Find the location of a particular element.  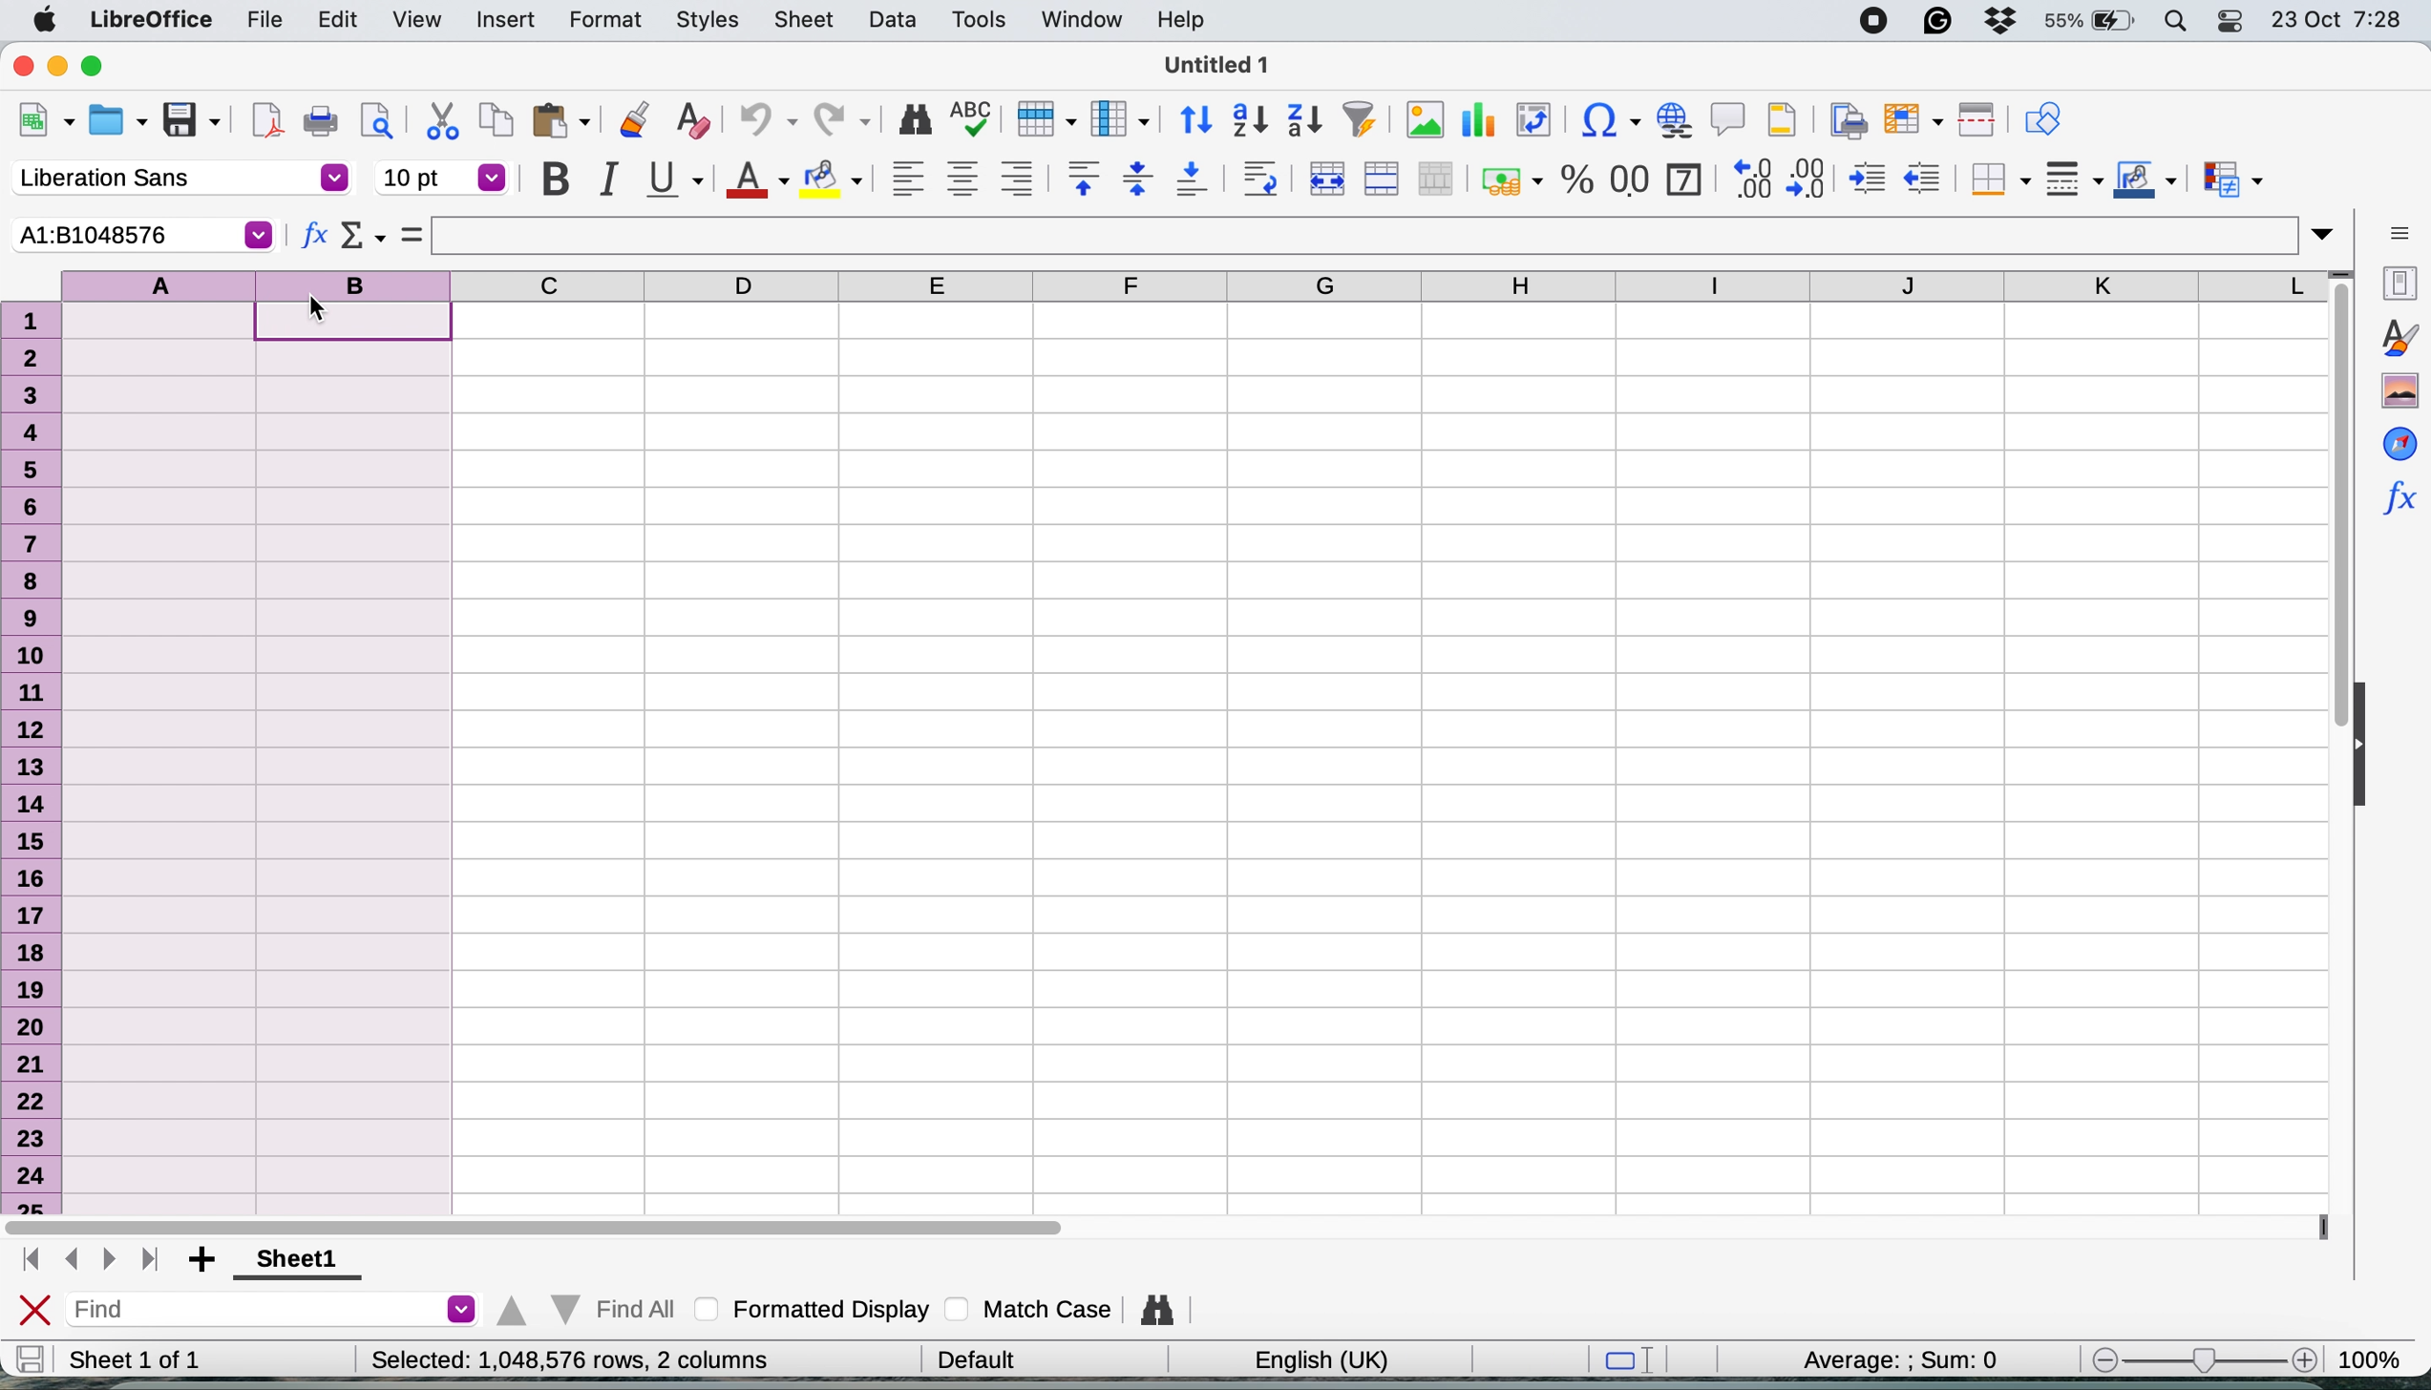

column is located at coordinates (1122, 118).